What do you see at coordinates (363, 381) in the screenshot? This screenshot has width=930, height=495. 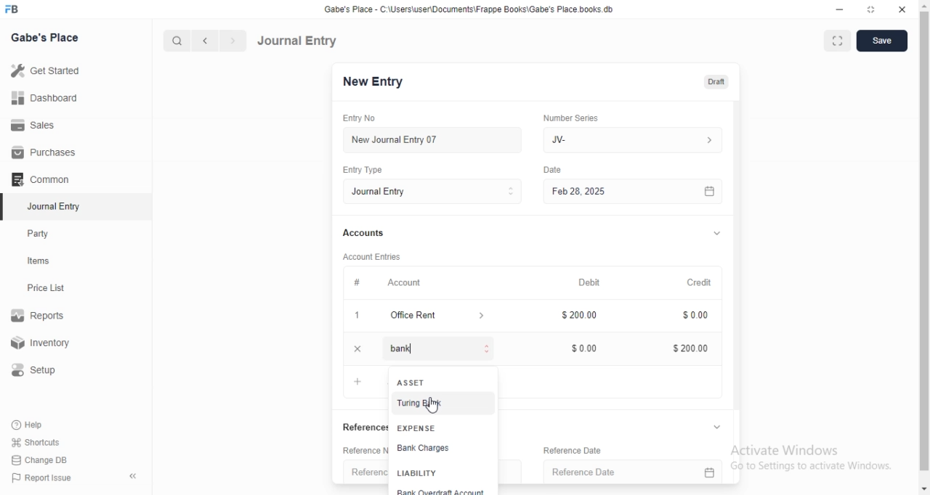 I see `+ Add row` at bounding box center [363, 381].